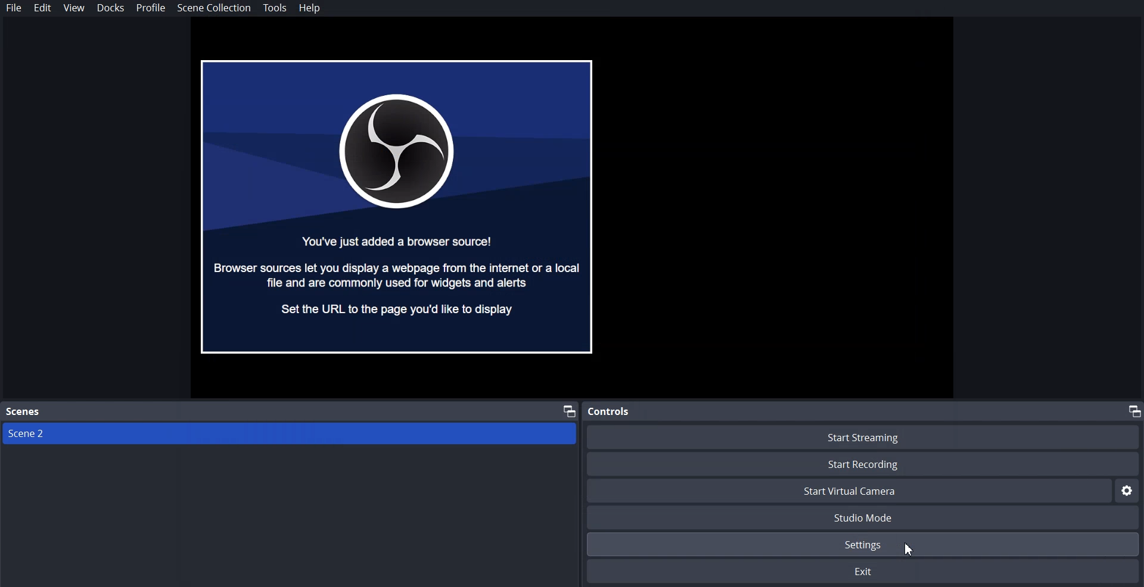 This screenshot has width=1144, height=587. What do you see at coordinates (1133, 410) in the screenshot?
I see `Maximize` at bounding box center [1133, 410].